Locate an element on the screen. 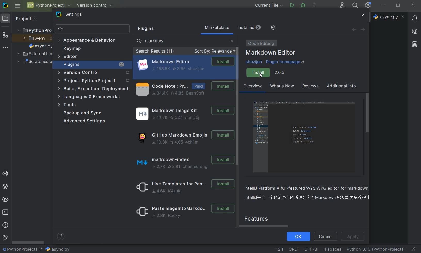 This screenshot has width=421, height=253. advanced settings is located at coordinates (85, 121).